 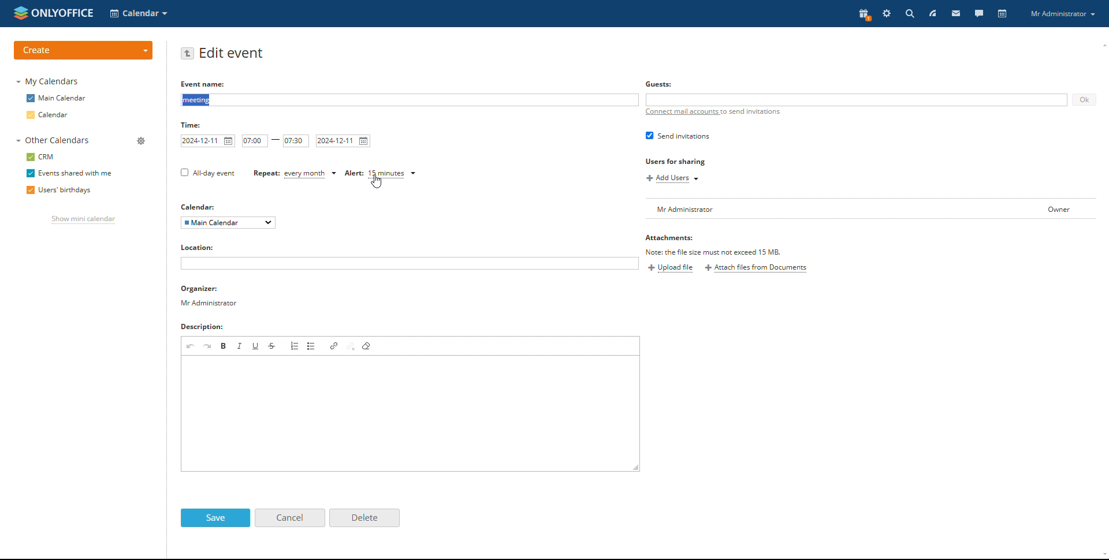 I want to click on add guests, so click(x=857, y=99).